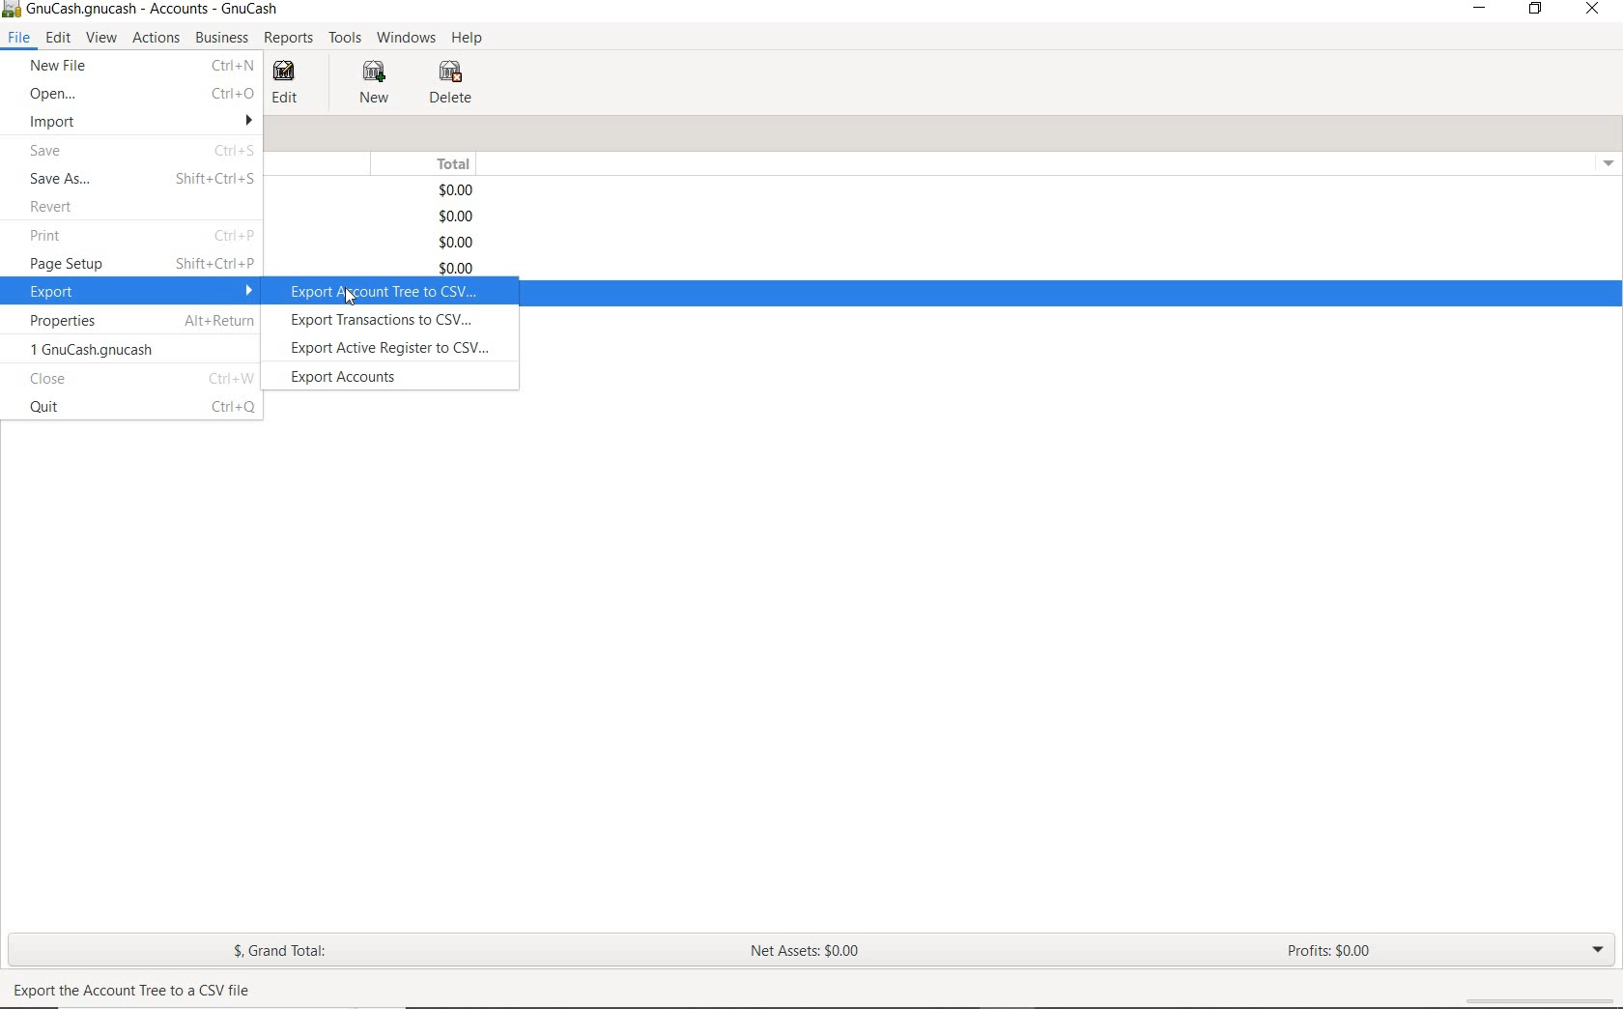 This screenshot has width=1623, height=1009. I want to click on TOOLS, so click(346, 39).